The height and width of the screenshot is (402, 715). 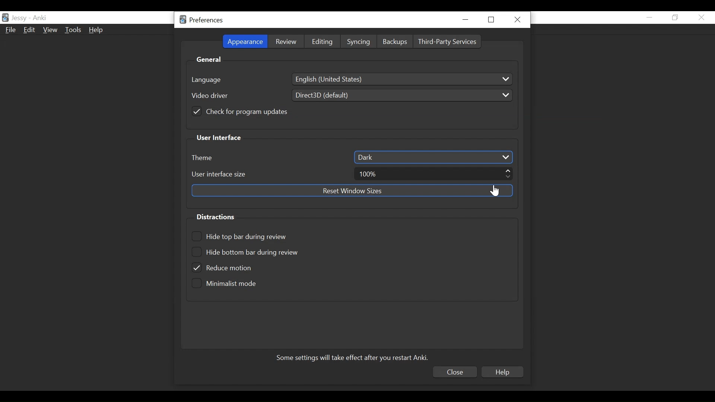 I want to click on Help, so click(x=97, y=30).